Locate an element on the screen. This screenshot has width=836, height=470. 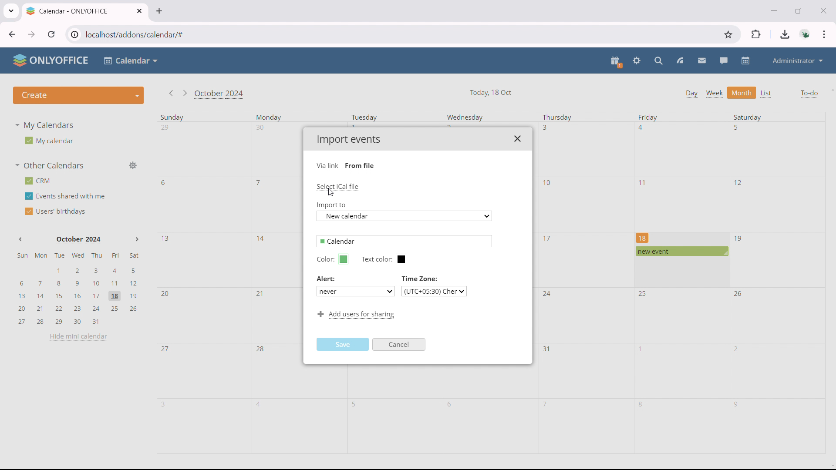
Monday is located at coordinates (270, 117).